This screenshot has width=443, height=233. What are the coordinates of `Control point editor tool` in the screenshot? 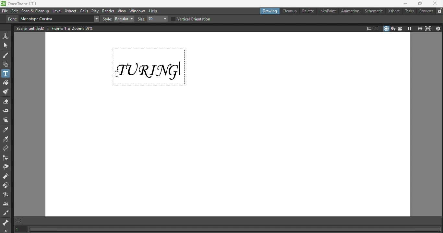 It's located at (6, 158).